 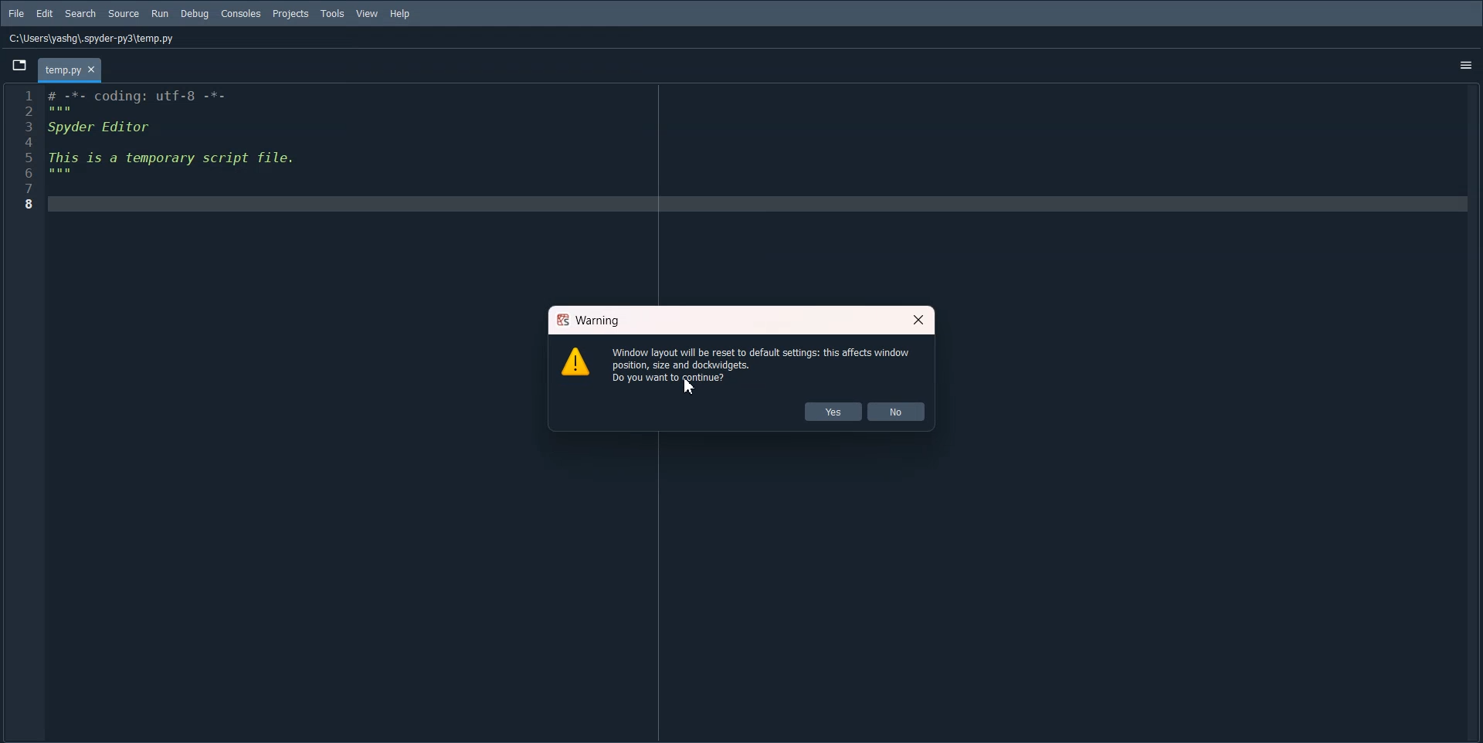 I want to click on Warning, so click(x=585, y=320).